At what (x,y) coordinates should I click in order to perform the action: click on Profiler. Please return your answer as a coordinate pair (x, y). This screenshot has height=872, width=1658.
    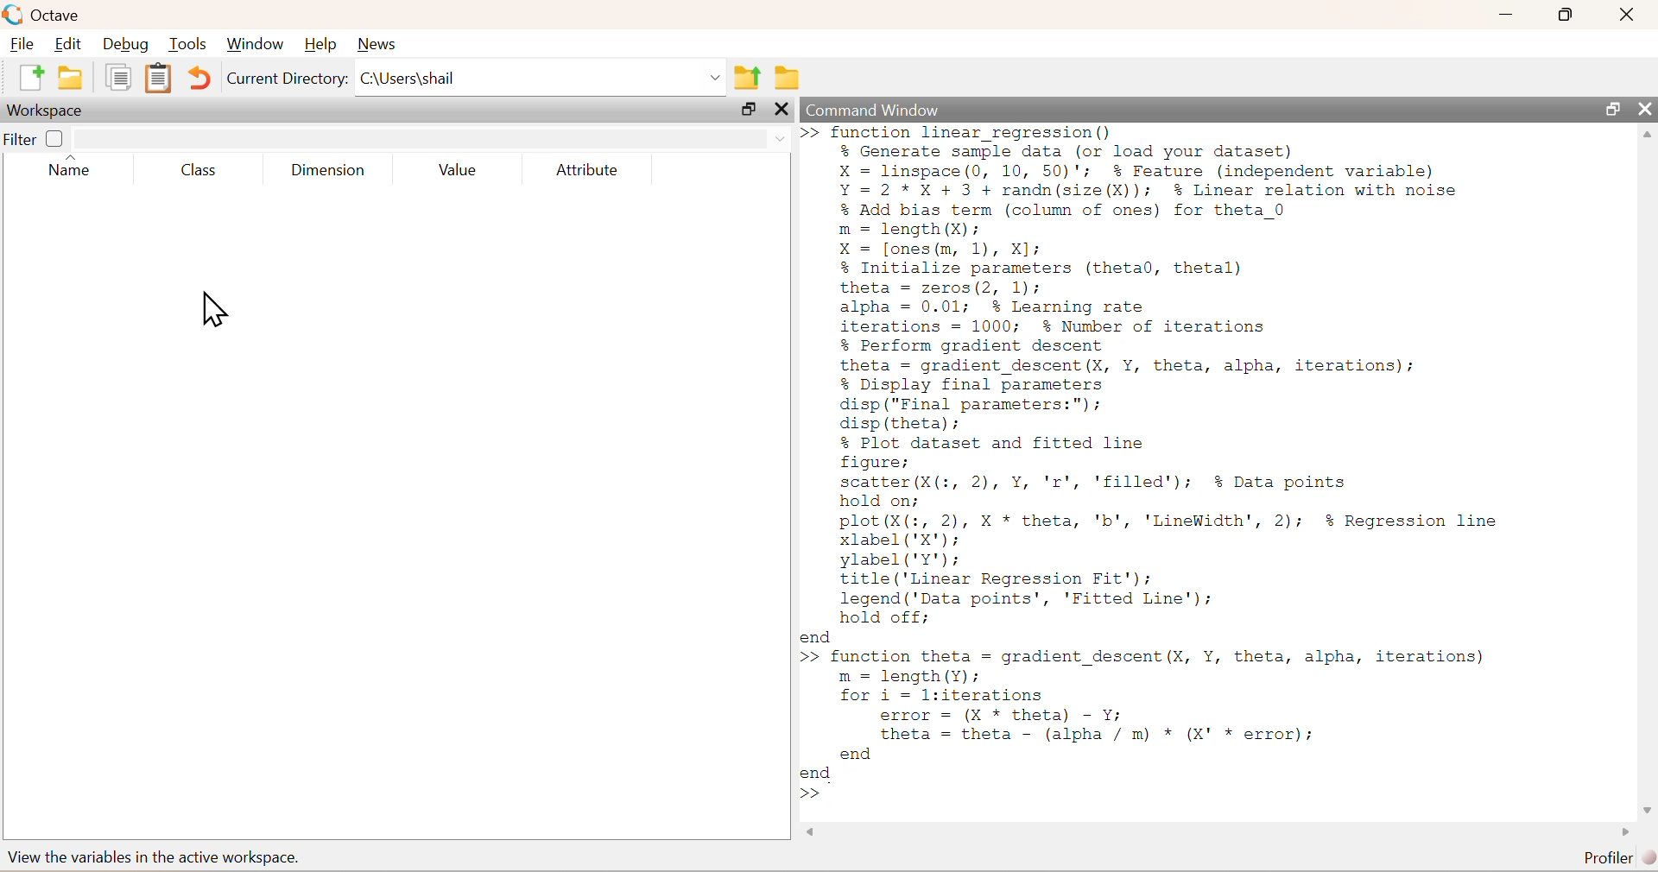
    Looking at the image, I should click on (1617, 858).